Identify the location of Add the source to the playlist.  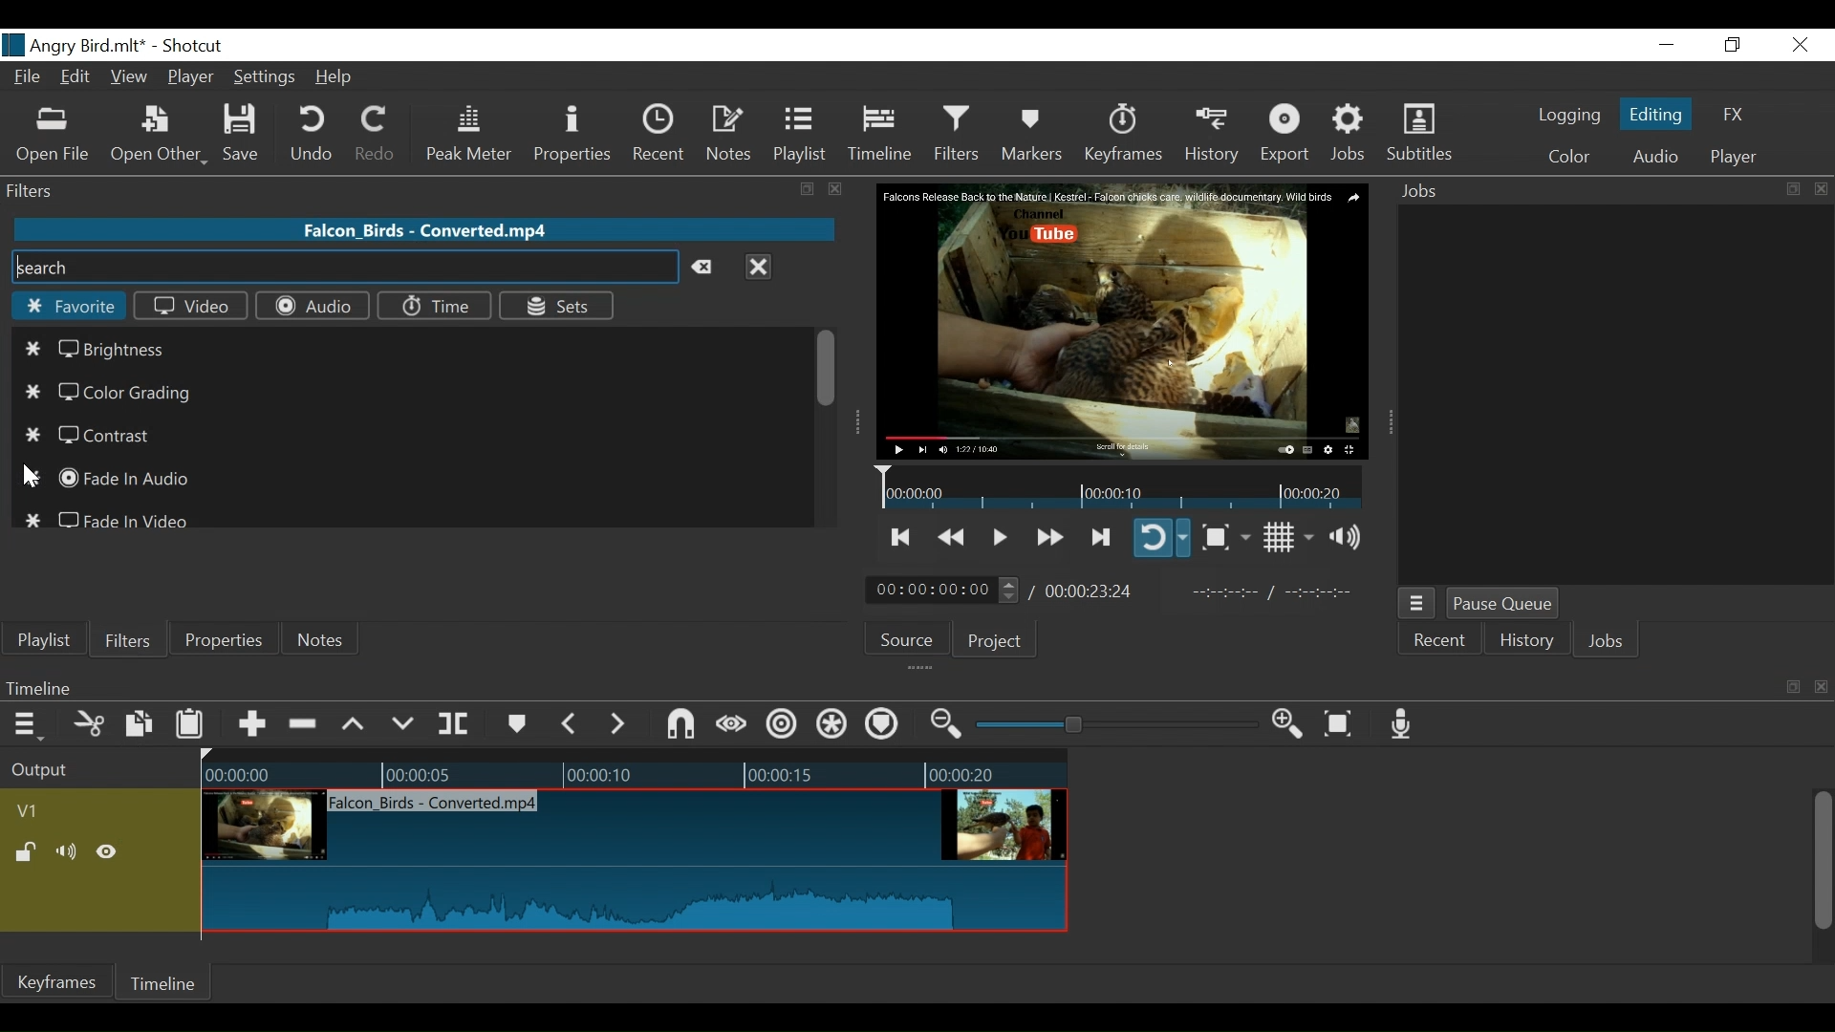
(89, 594).